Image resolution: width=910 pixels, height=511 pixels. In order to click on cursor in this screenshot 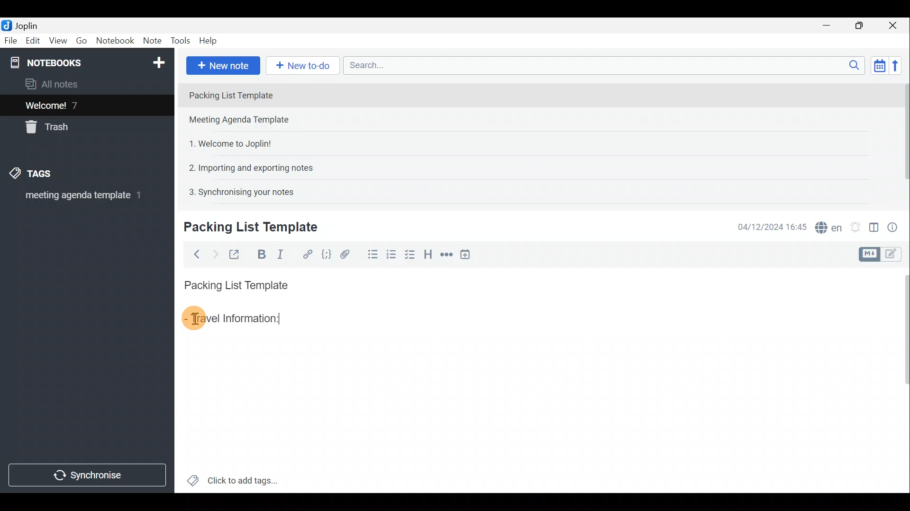, I will do `click(194, 319)`.